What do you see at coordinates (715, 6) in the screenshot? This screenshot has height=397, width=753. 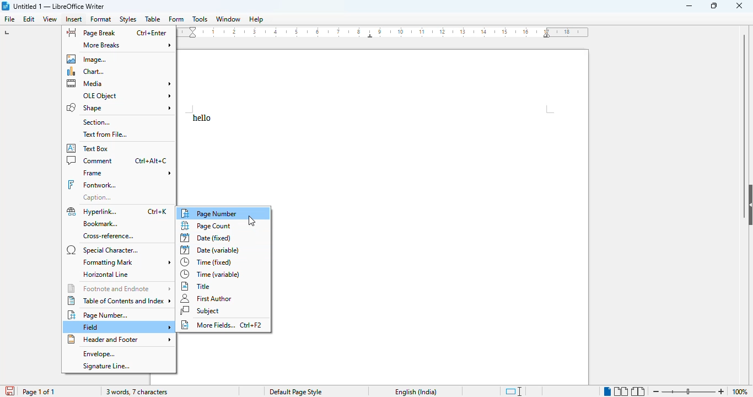 I see `maximize` at bounding box center [715, 6].